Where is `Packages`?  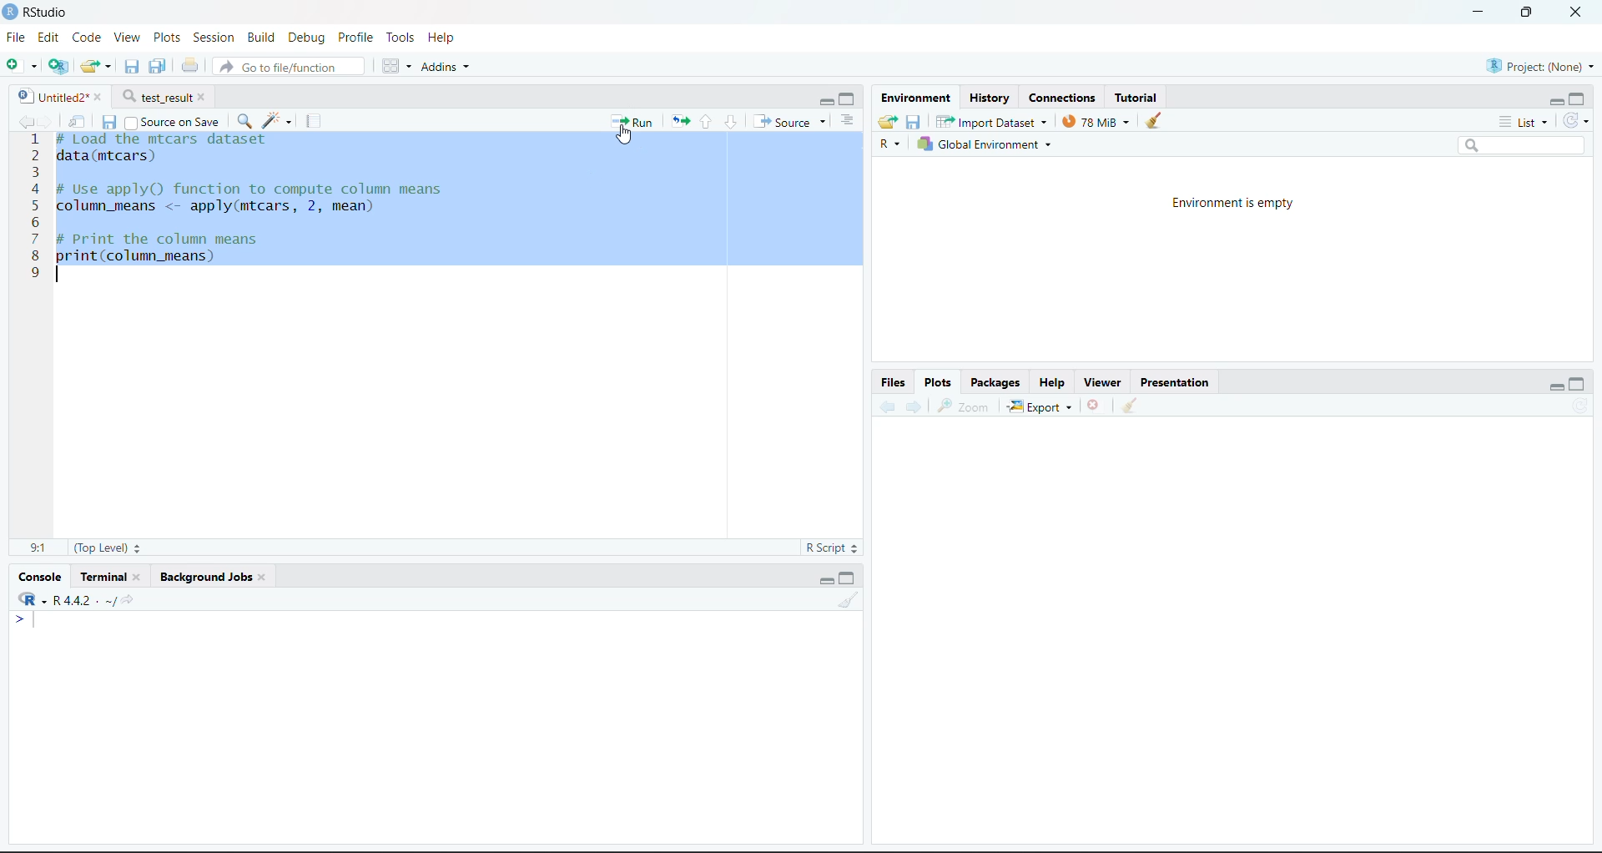 Packages is located at coordinates (995, 380).